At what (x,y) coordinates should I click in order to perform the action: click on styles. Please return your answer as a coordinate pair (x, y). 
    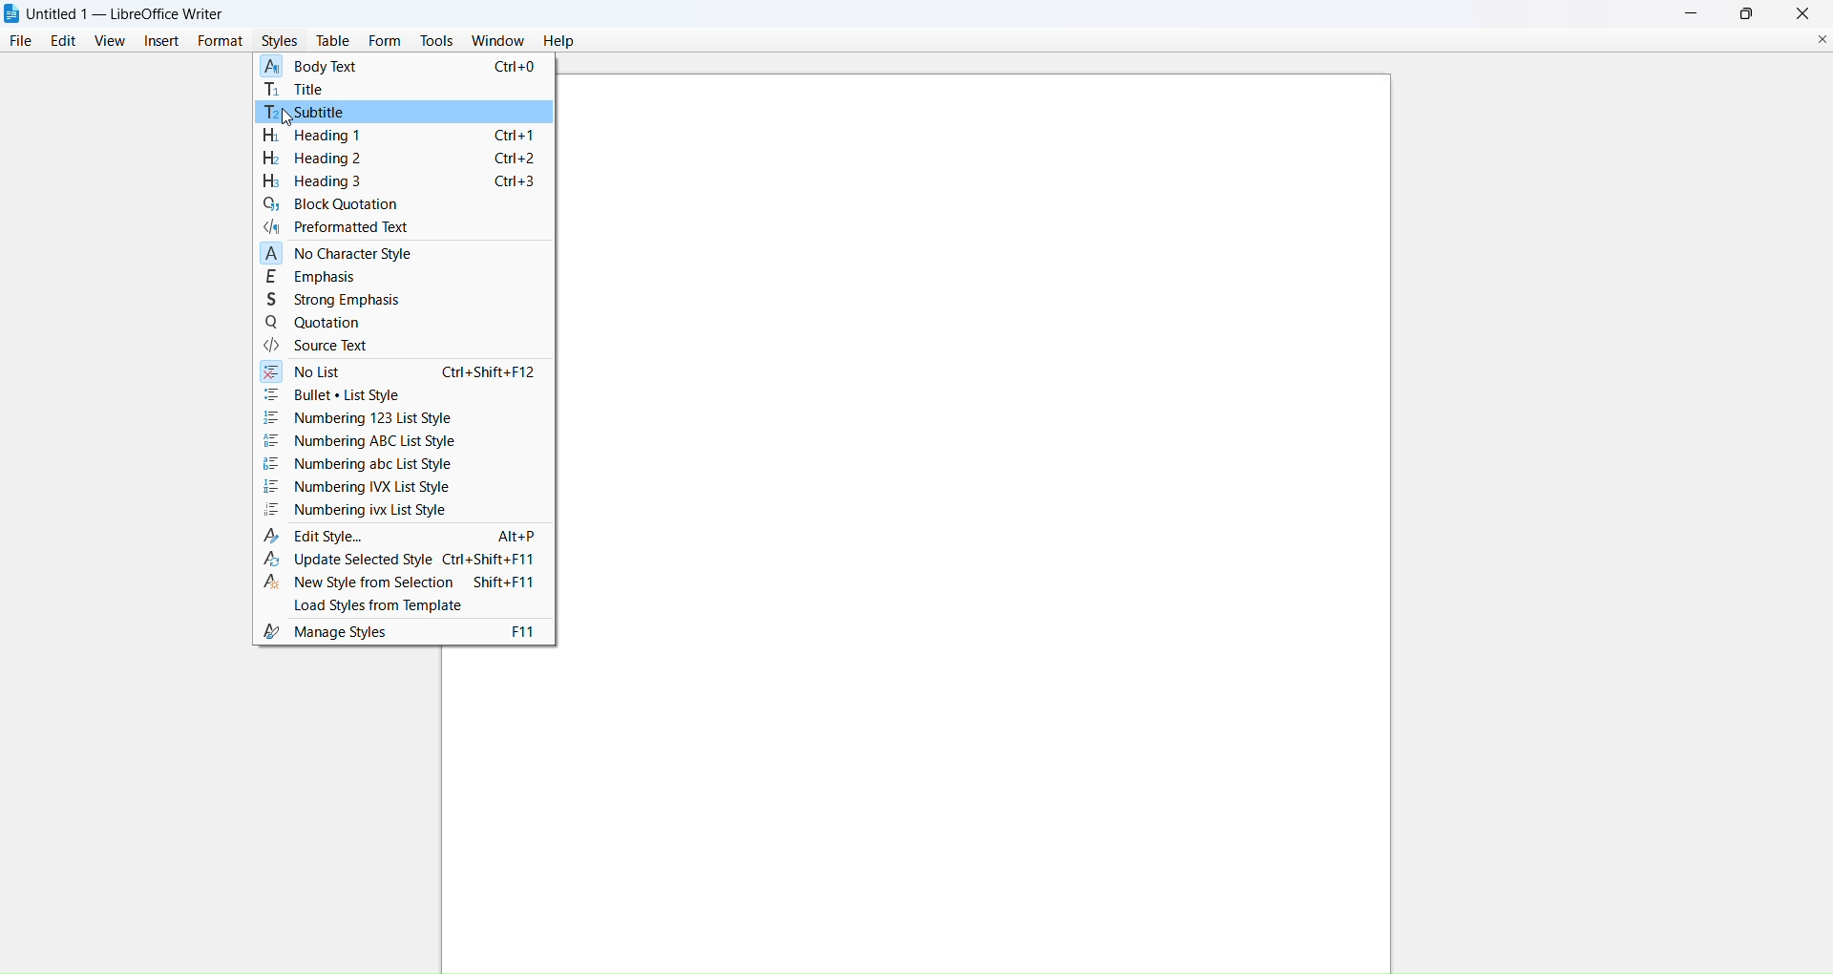
    Looking at the image, I should click on (283, 41).